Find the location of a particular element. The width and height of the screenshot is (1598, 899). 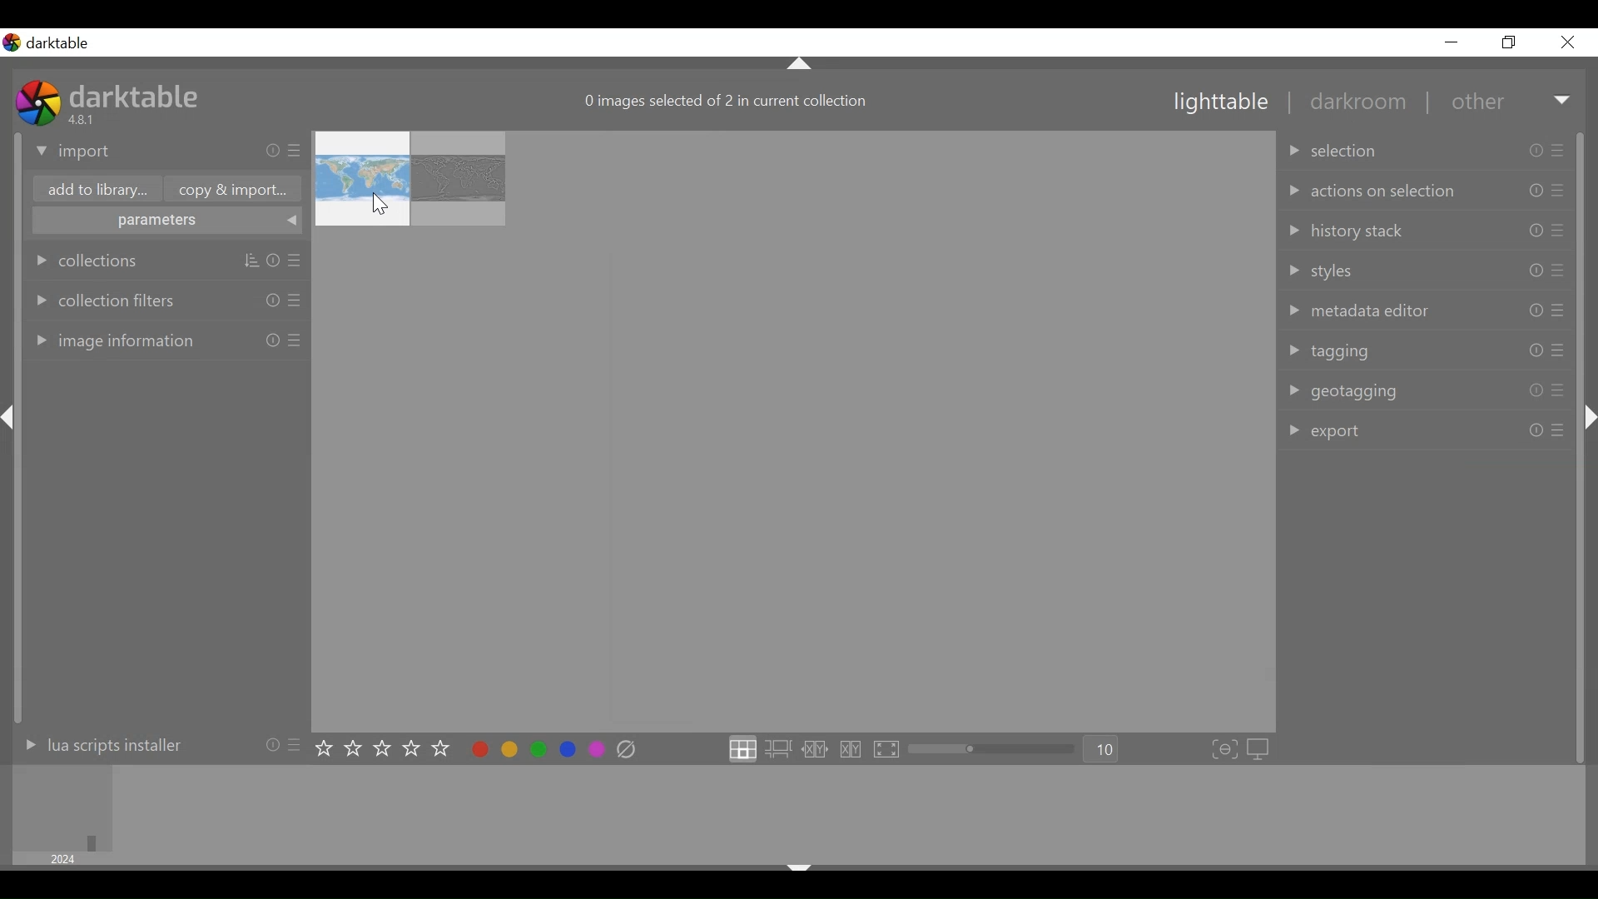

image 1 is located at coordinates (362, 178).